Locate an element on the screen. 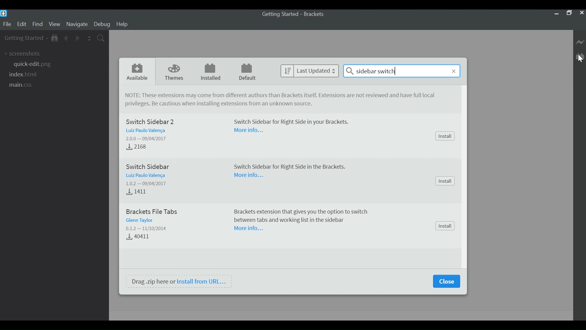  Switch Sidebar 2 is located at coordinates (150, 122).